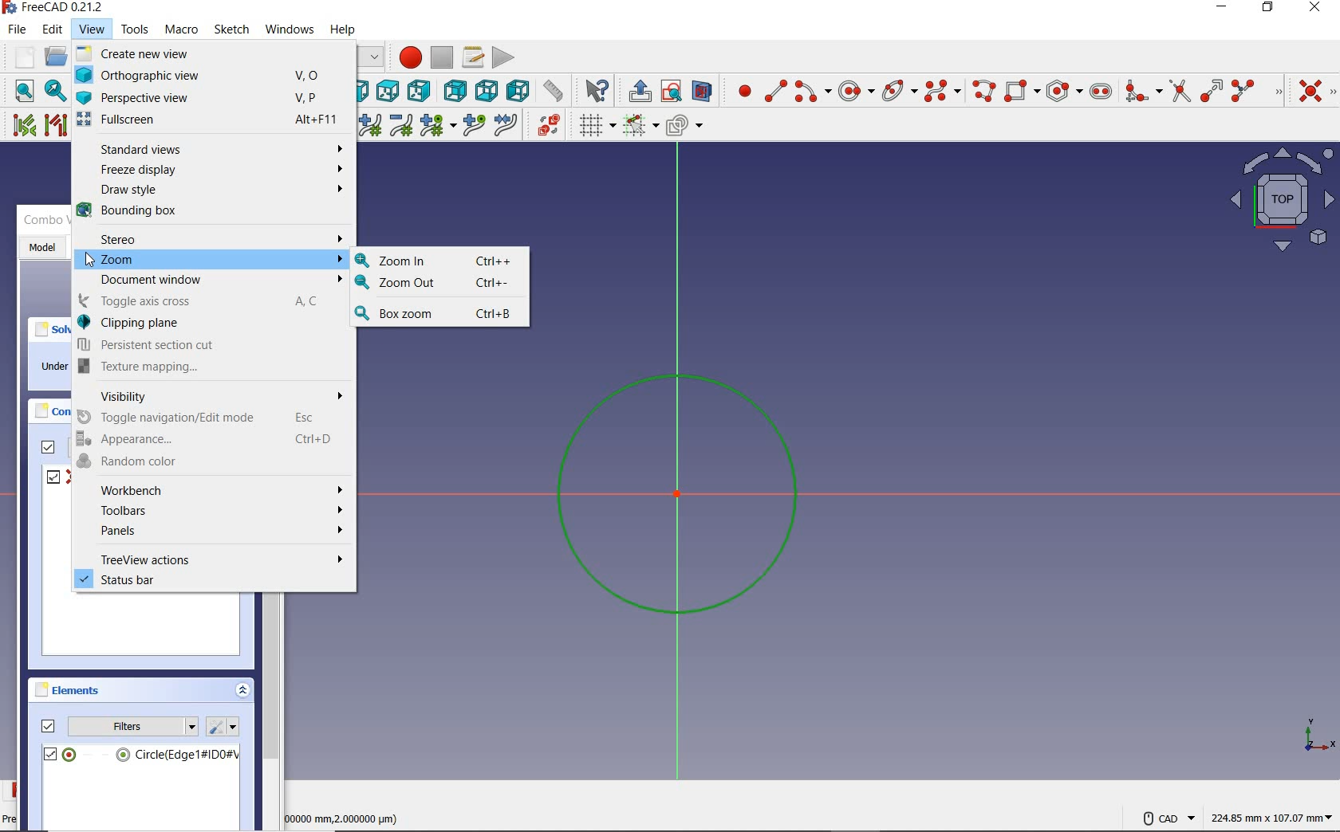  Describe the element at coordinates (213, 464) in the screenshot. I see `Random color` at that location.